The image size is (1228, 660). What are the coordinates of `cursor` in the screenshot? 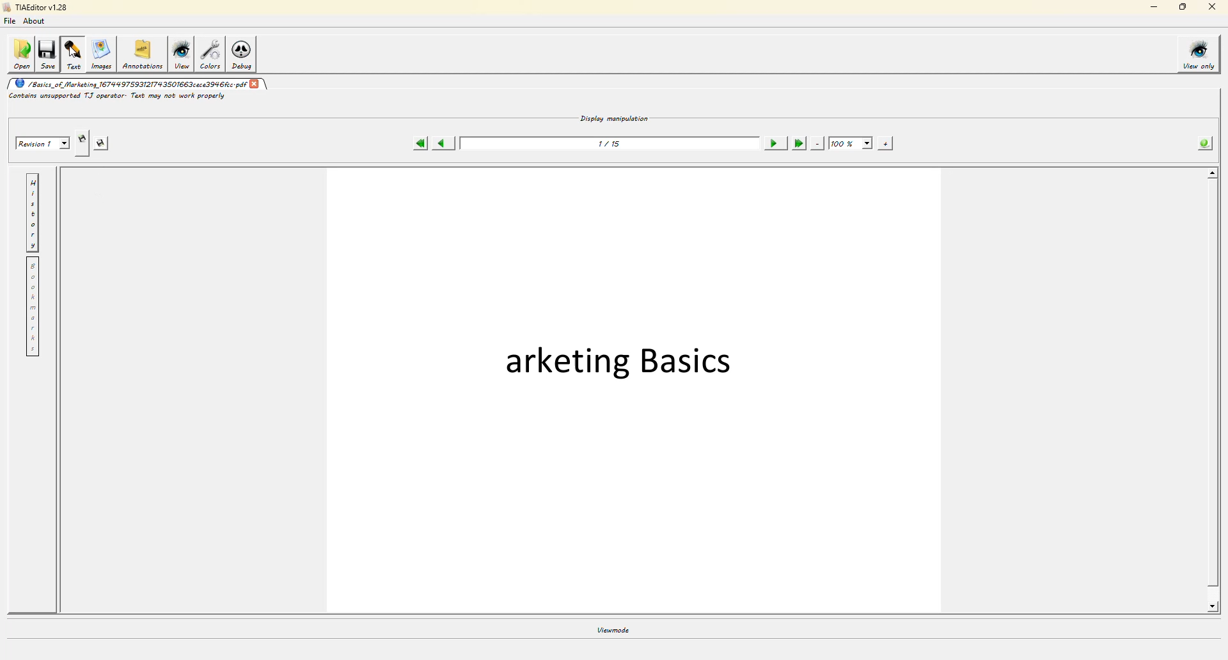 It's located at (73, 51).